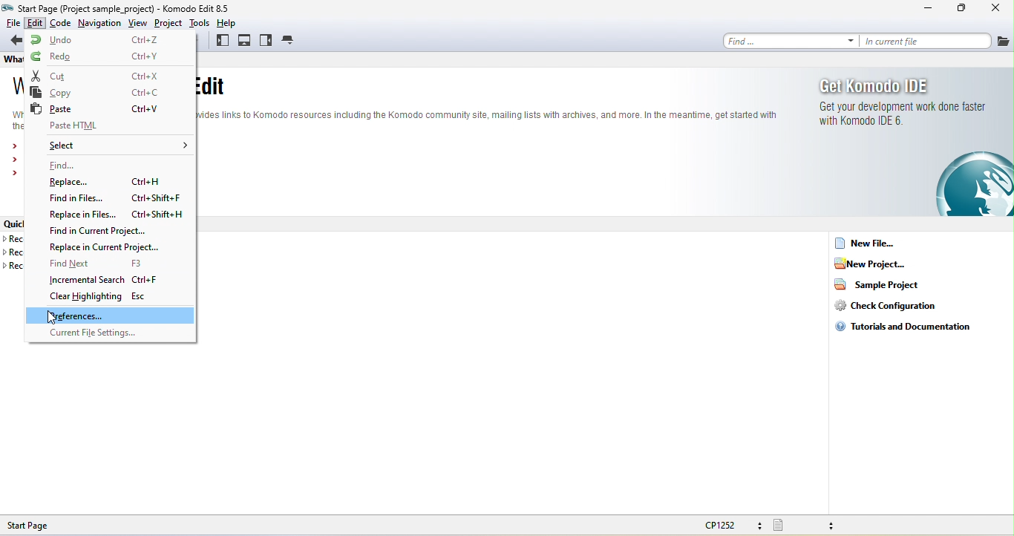  Describe the element at coordinates (15, 223) in the screenshot. I see `quick links` at that location.